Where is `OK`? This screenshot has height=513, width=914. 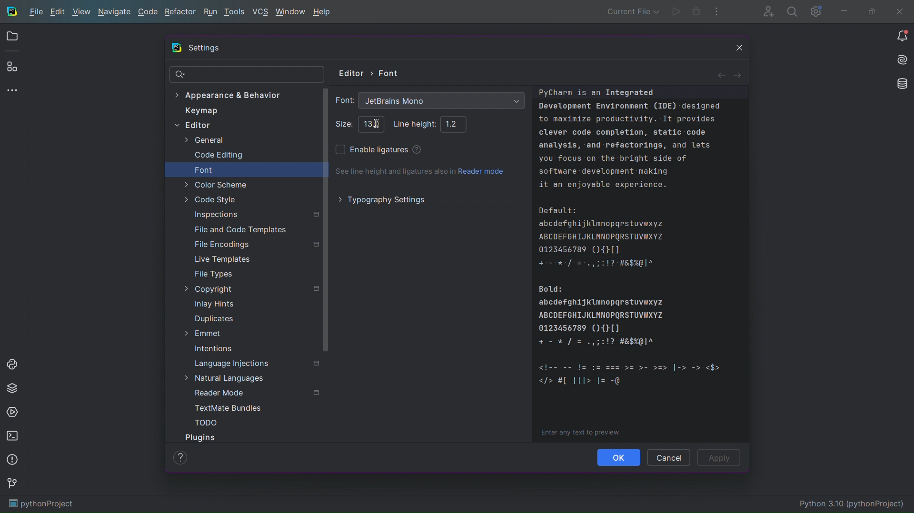
OK is located at coordinates (619, 457).